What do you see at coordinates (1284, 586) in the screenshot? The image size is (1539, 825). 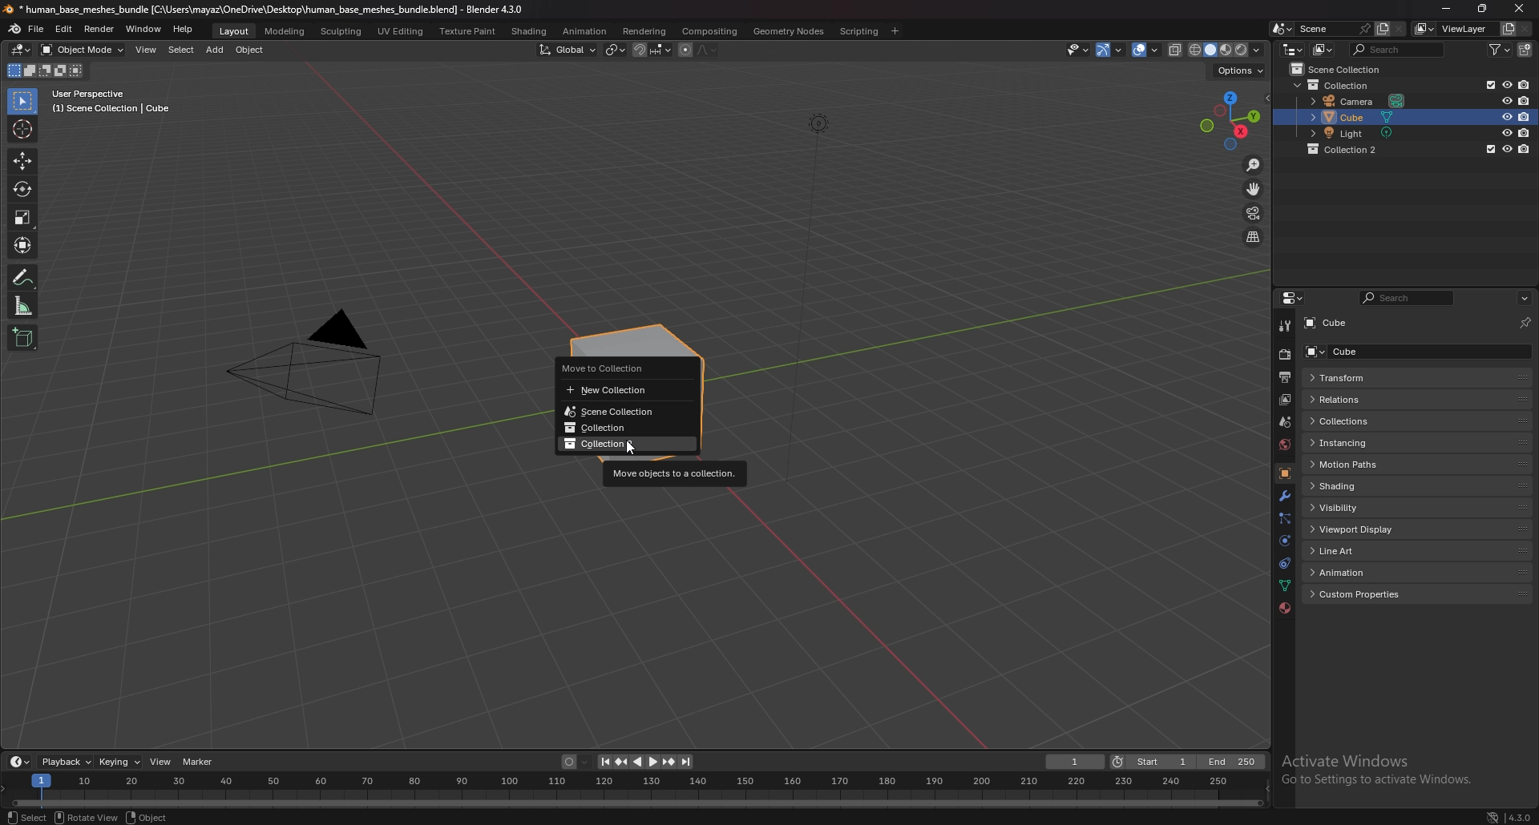 I see `data` at bounding box center [1284, 586].